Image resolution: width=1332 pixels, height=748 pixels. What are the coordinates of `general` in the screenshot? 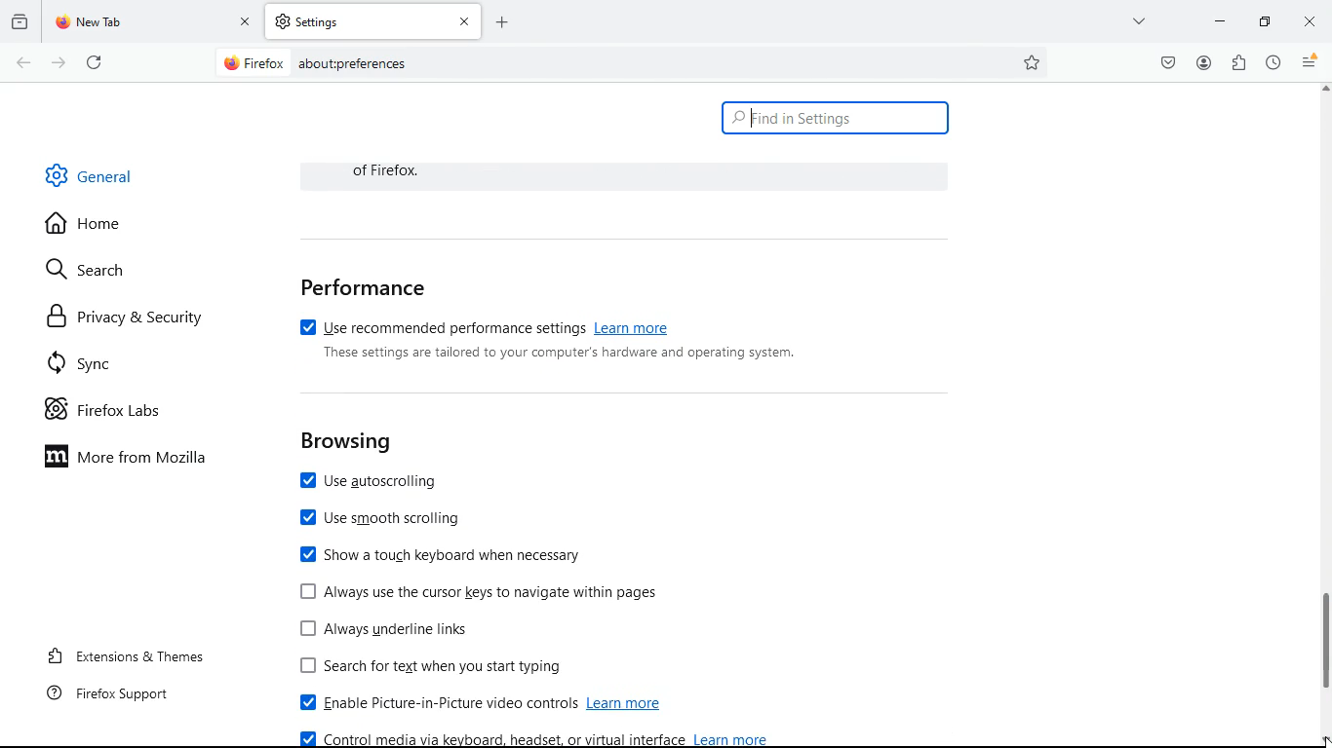 It's located at (92, 173).